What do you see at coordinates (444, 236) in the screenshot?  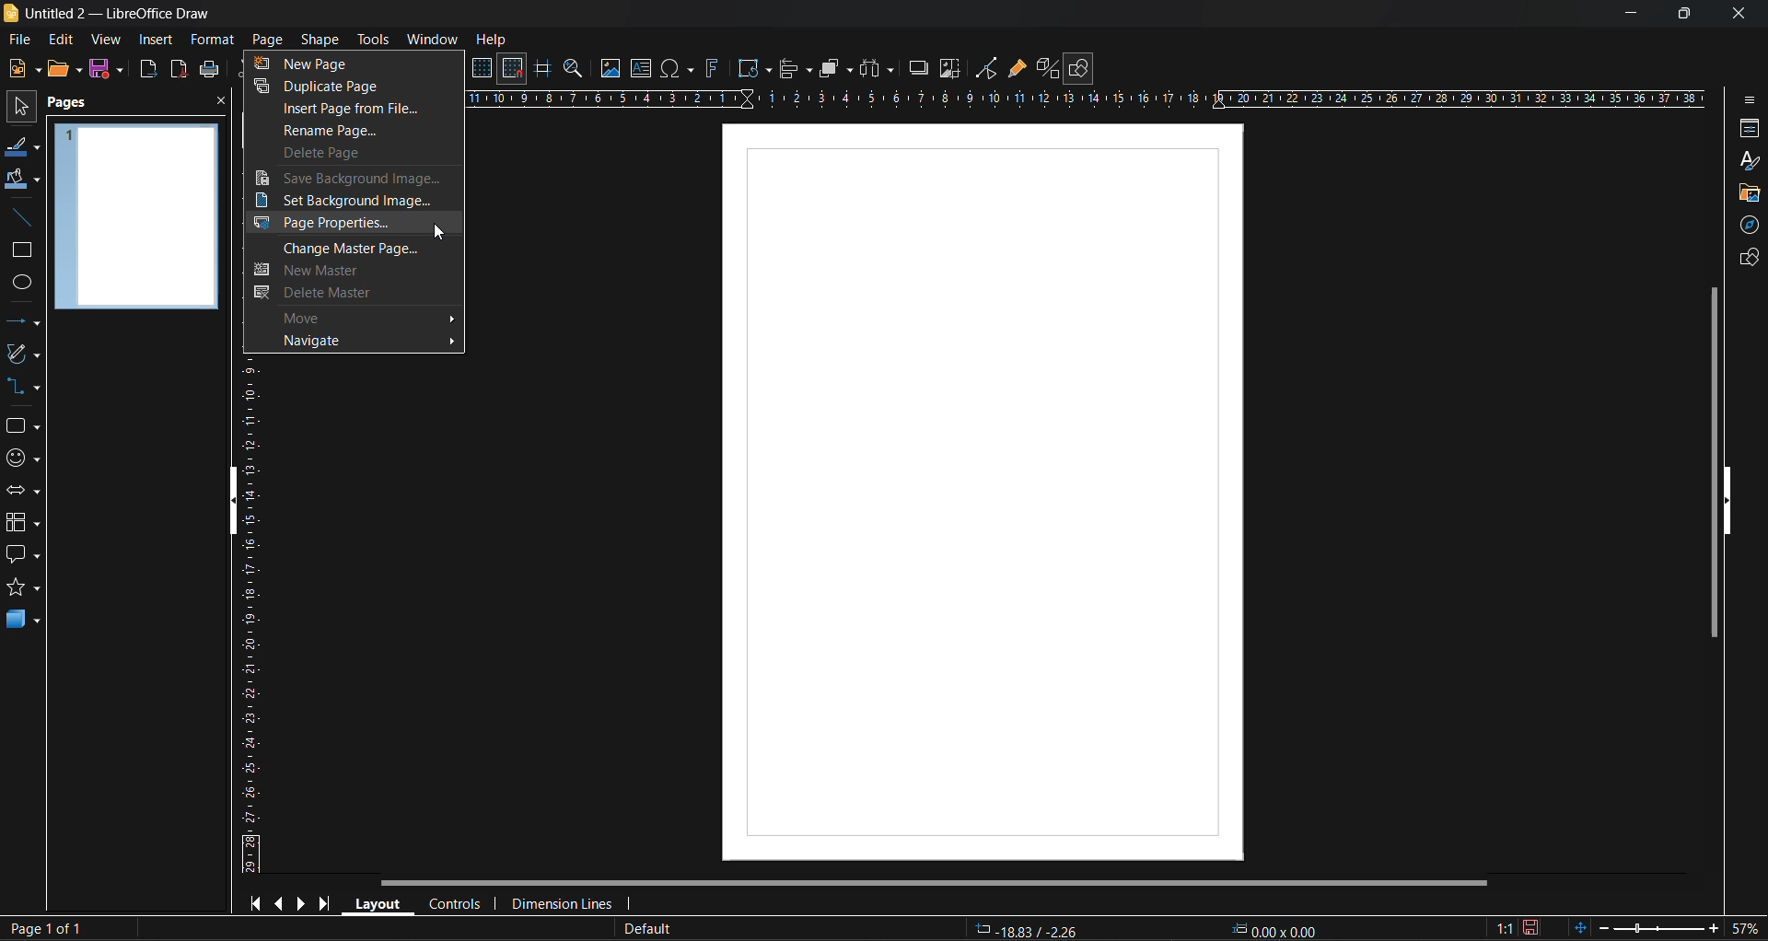 I see `cursor` at bounding box center [444, 236].